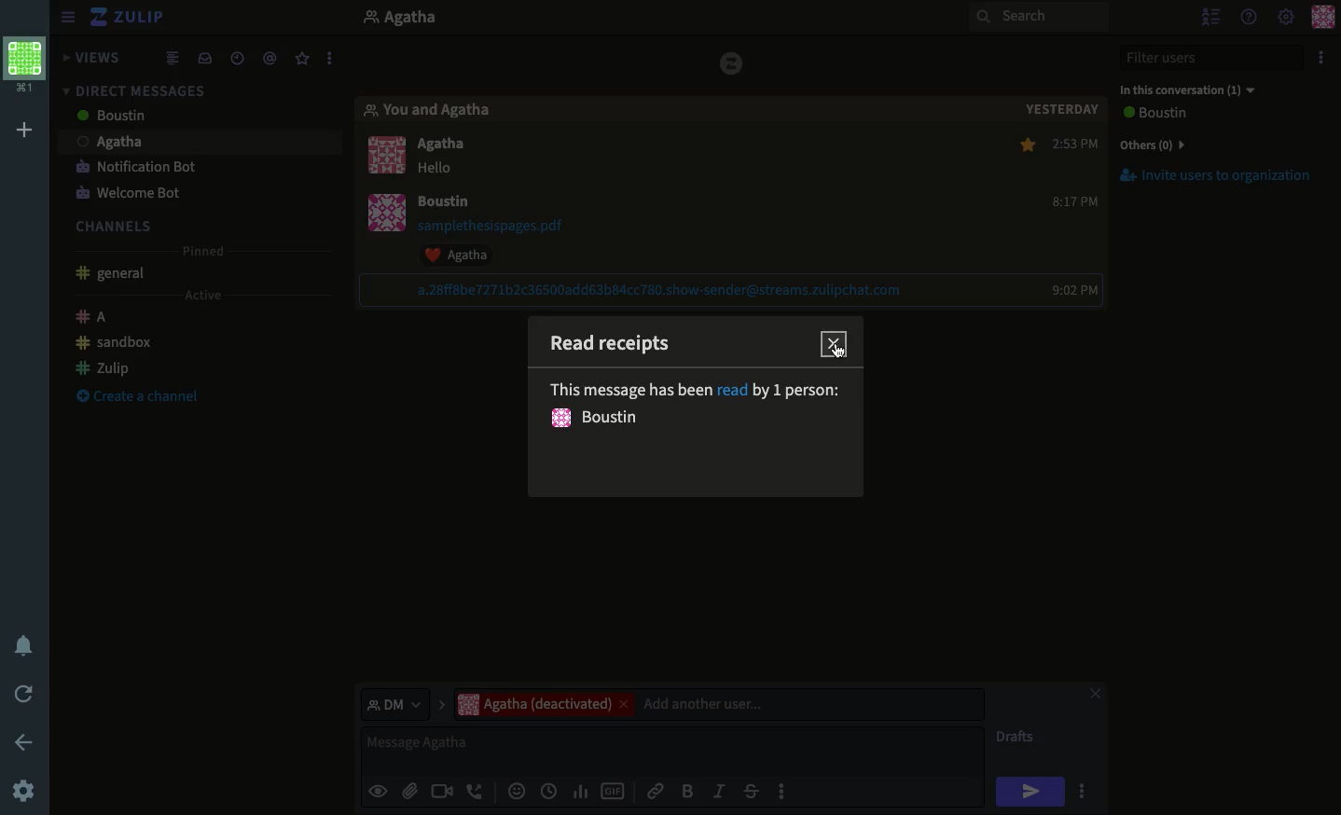  I want to click on Users, so click(449, 145).